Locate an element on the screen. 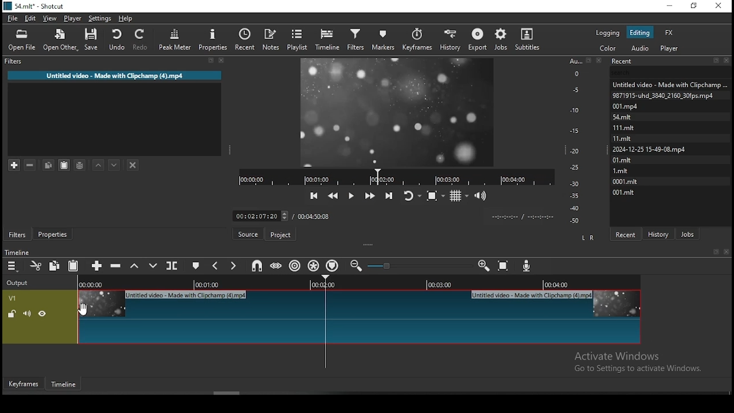 The height and width of the screenshot is (413, 734). timeline is located at coordinates (15, 252).